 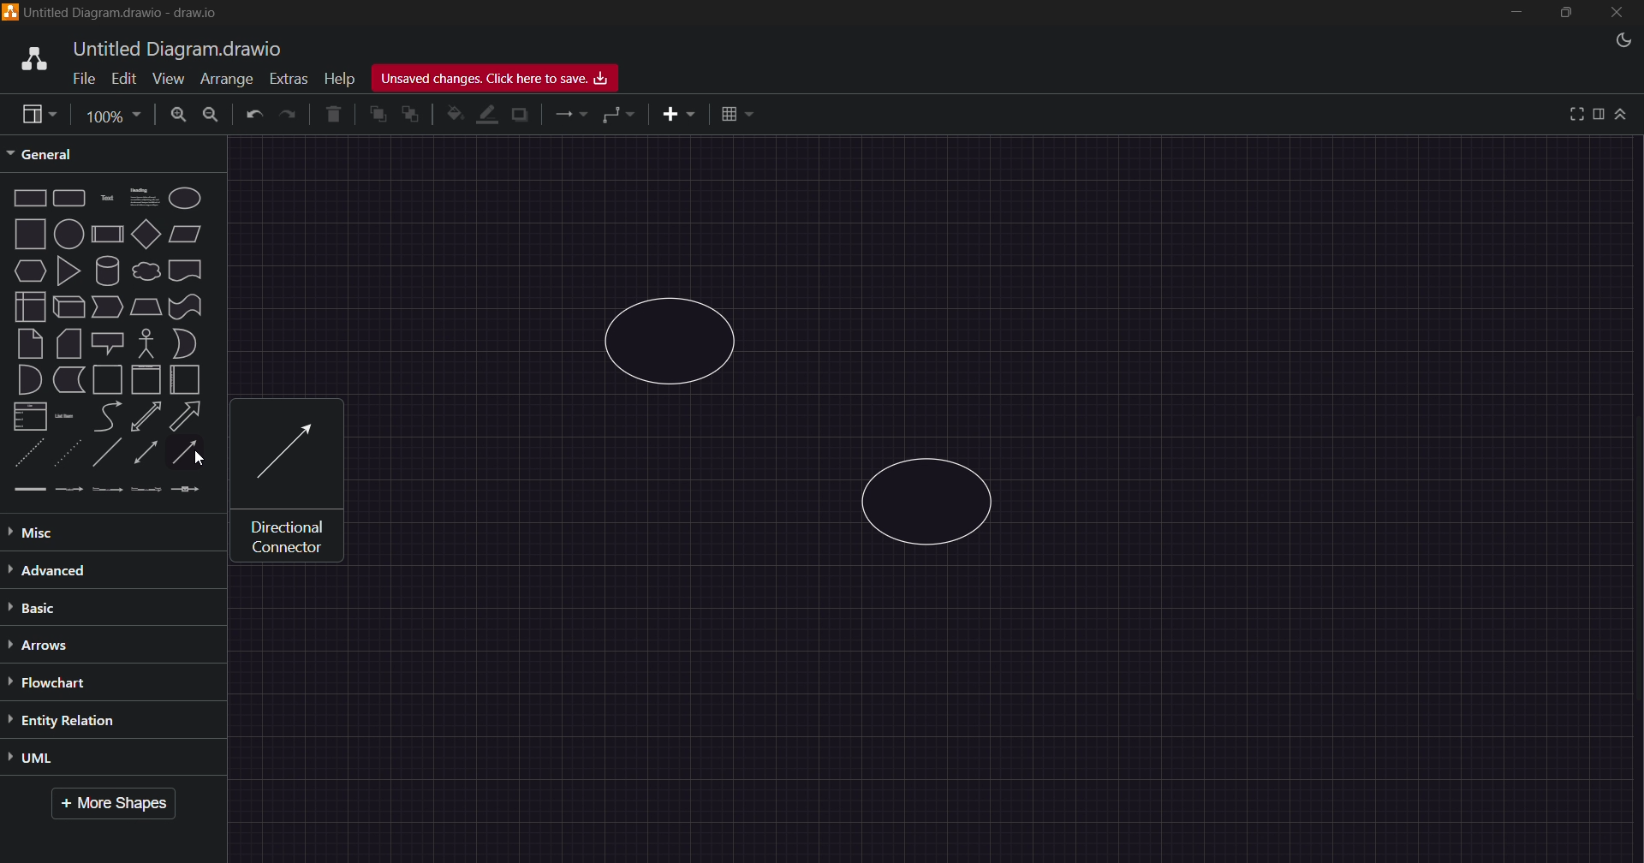 What do you see at coordinates (78, 759) in the screenshot?
I see `UML` at bounding box center [78, 759].